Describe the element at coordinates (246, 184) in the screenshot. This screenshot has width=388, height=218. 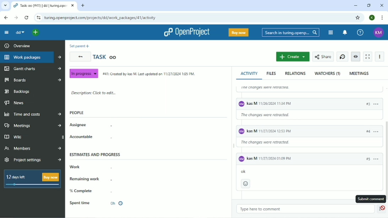
I see `emojis` at that location.